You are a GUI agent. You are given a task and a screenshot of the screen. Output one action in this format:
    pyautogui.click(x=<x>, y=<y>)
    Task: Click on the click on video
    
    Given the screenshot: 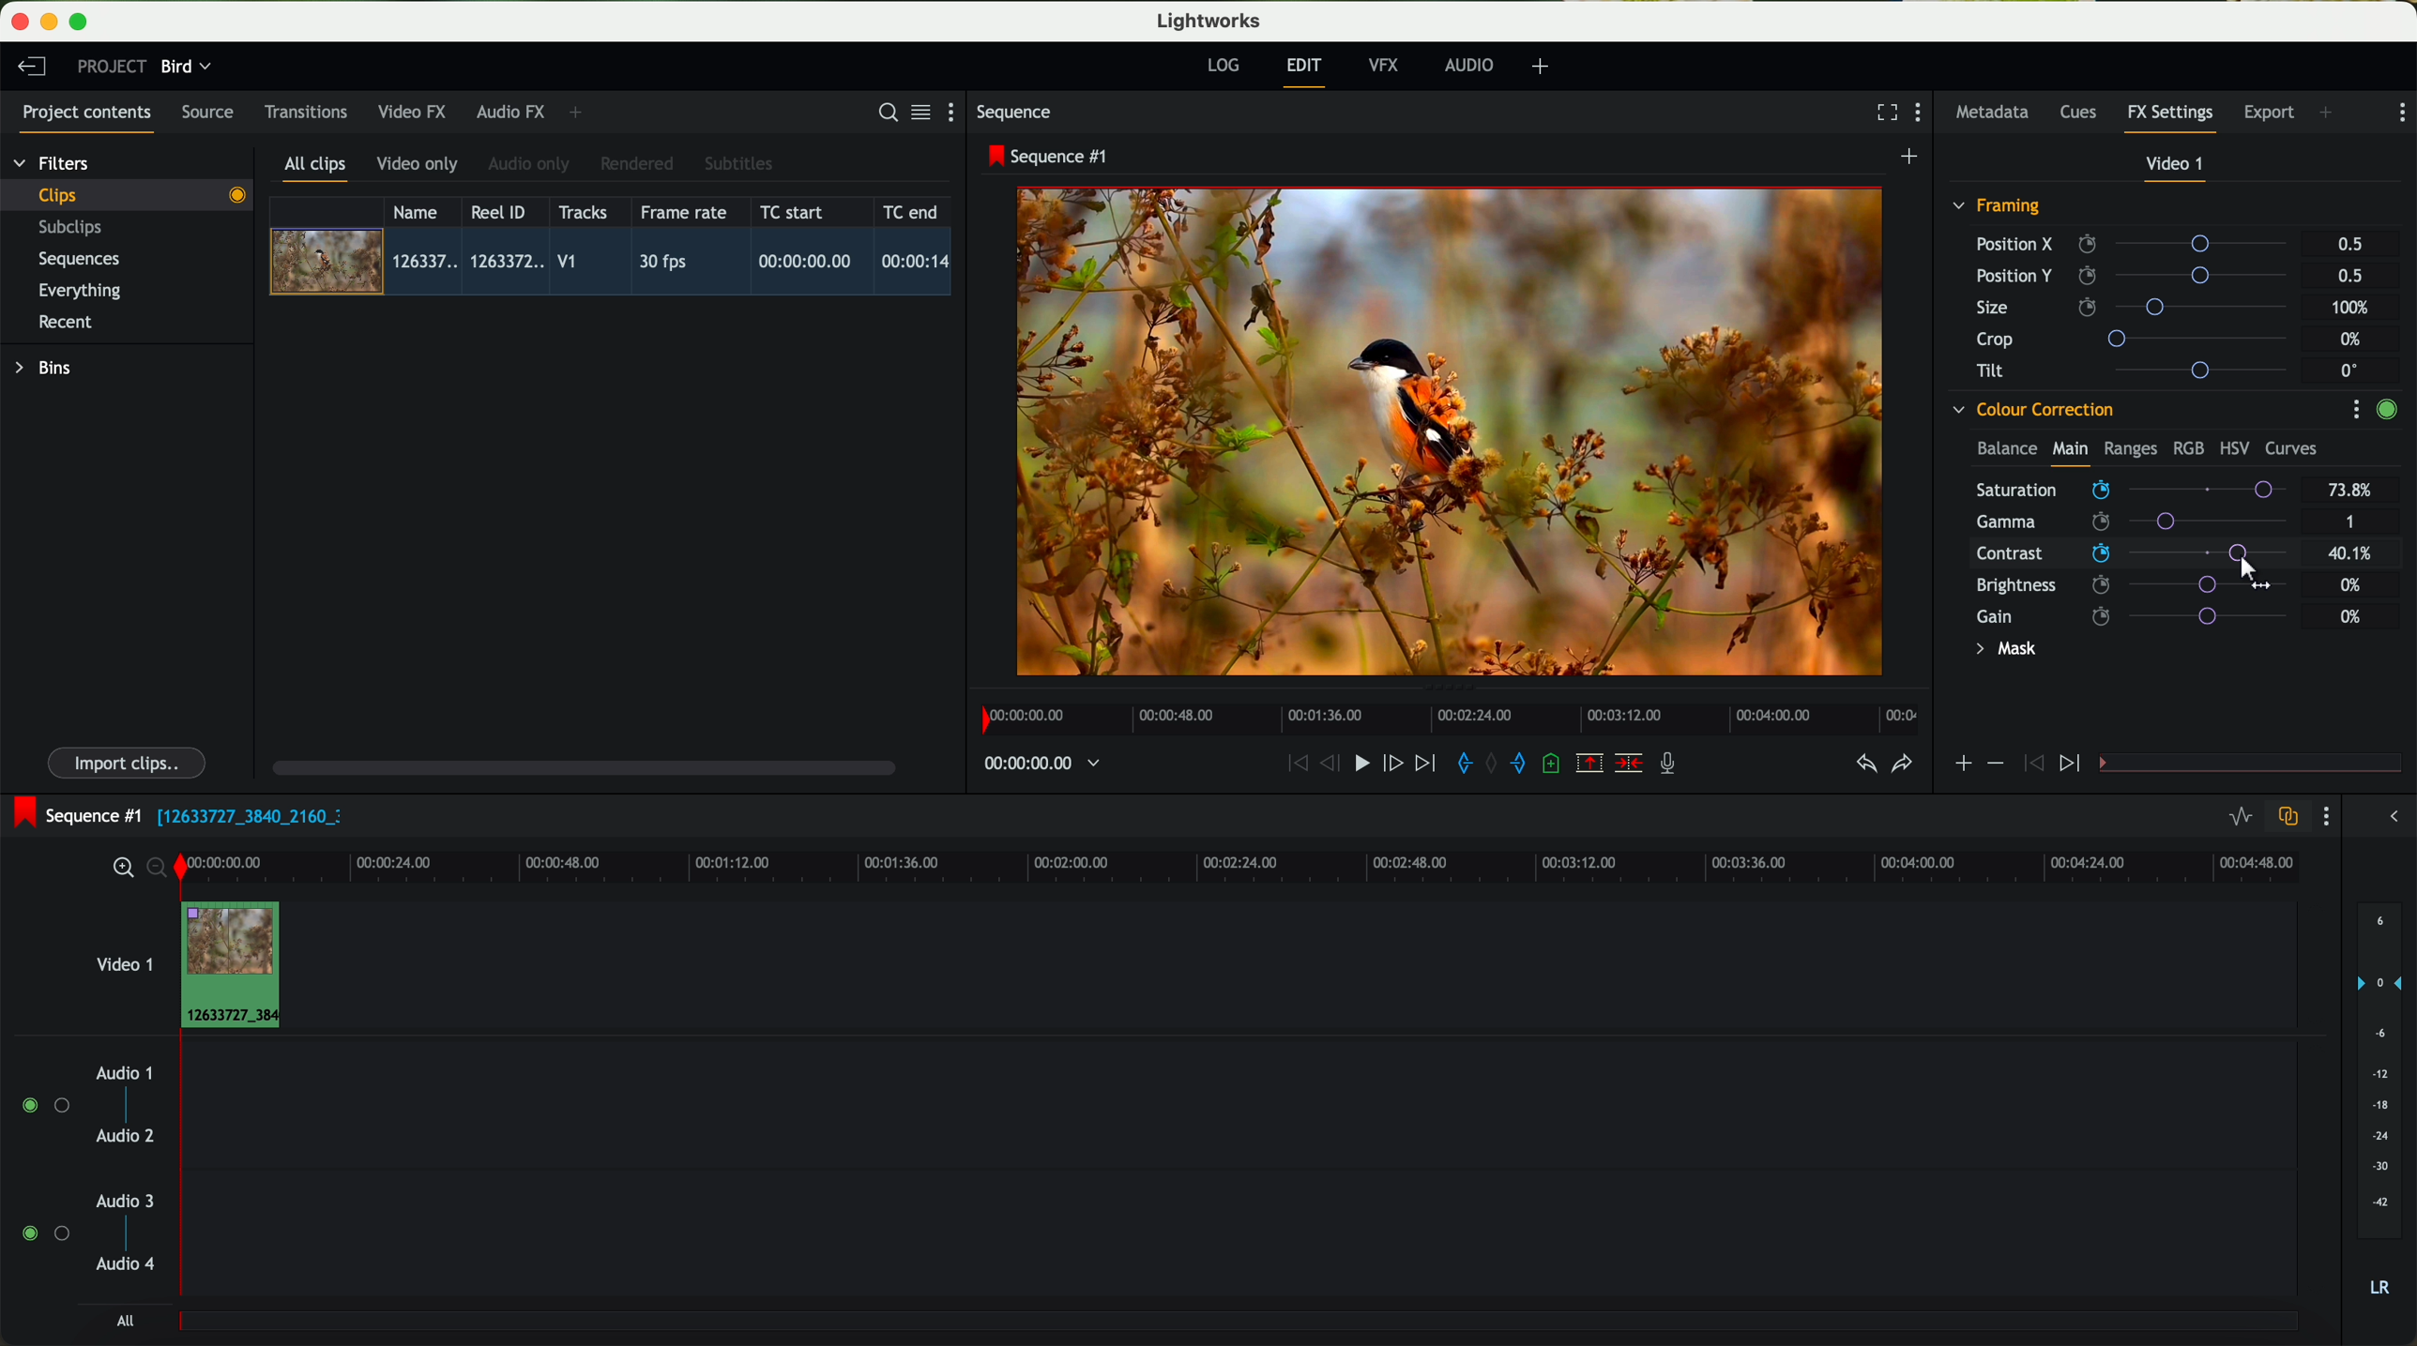 What is the action you would take?
    pyautogui.click(x=616, y=265)
    